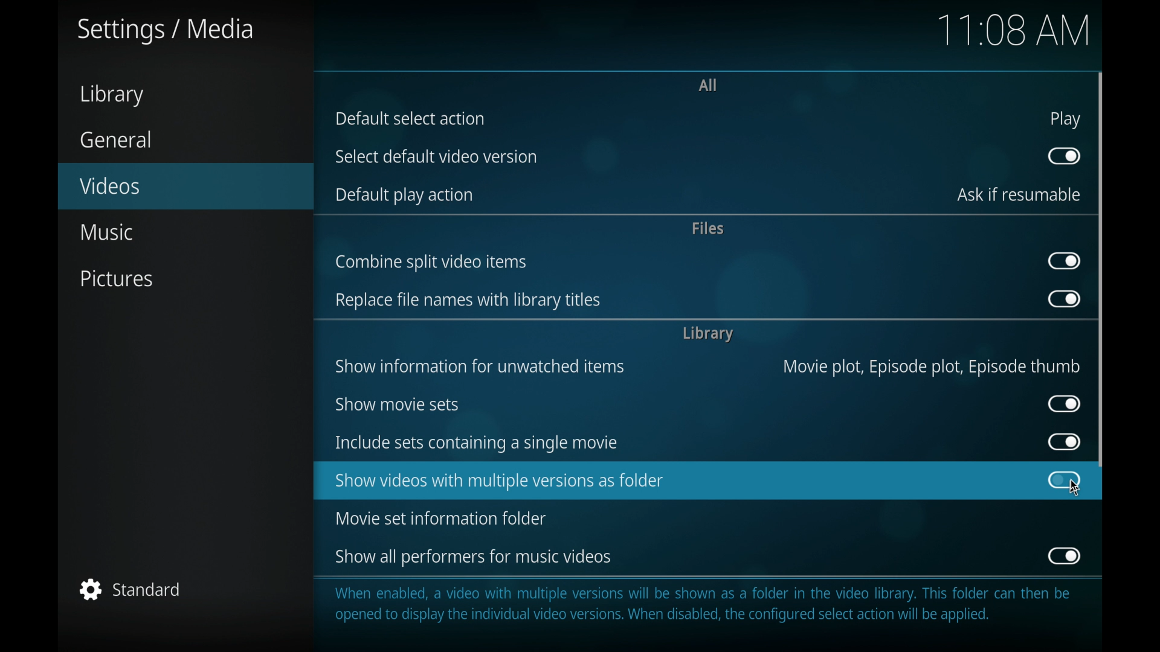 The width and height of the screenshot is (1160, 652). What do you see at coordinates (1065, 556) in the screenshot?
I see `toggle button` at bounding box center [1065, 556].